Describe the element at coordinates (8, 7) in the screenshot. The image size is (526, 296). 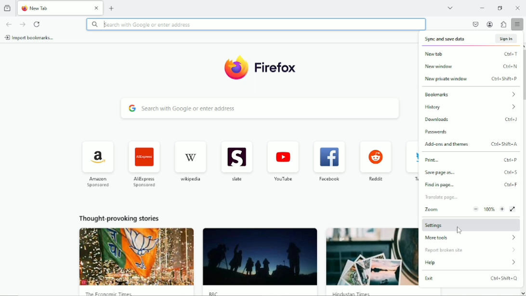
I see `view recent browsing` at that location.